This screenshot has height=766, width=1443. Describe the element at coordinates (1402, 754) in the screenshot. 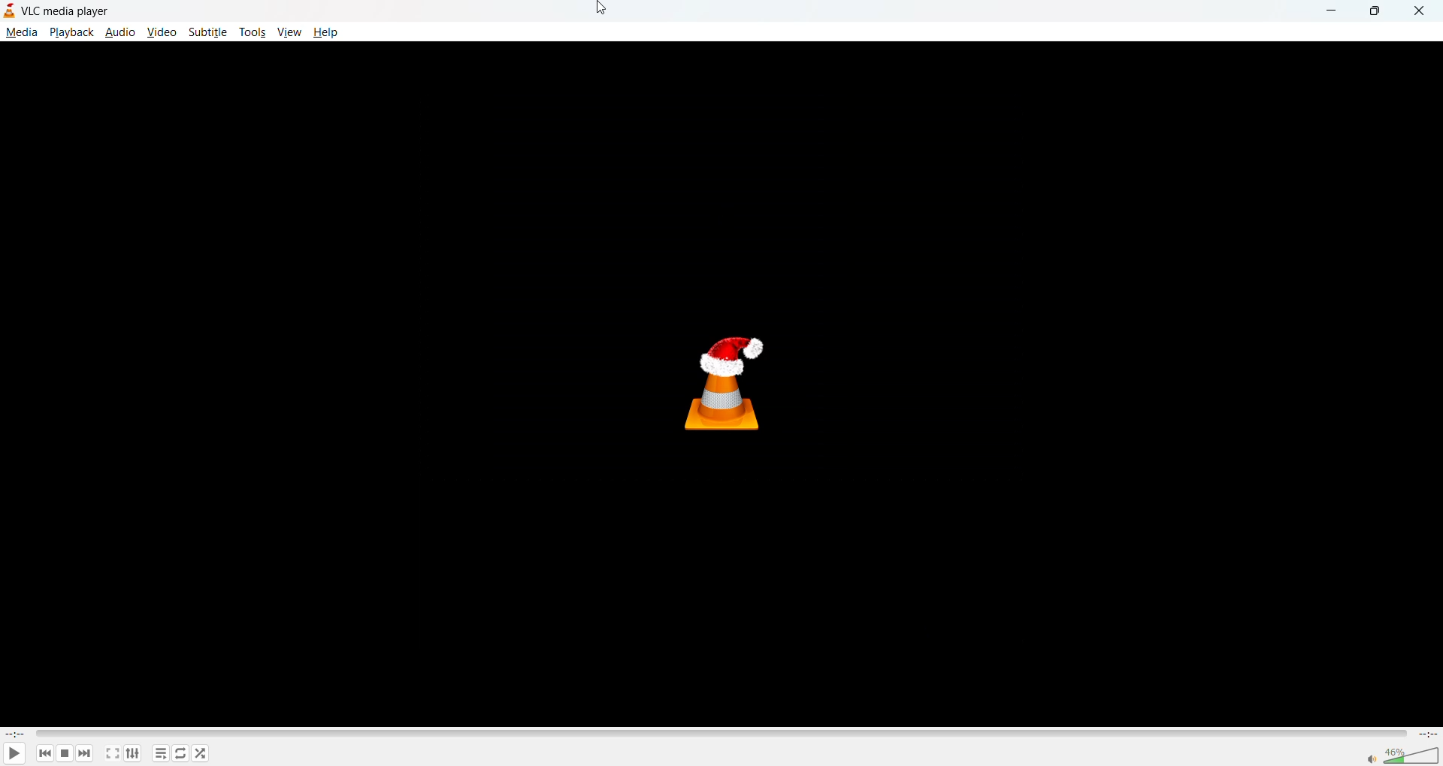

I see `volume` at that location.